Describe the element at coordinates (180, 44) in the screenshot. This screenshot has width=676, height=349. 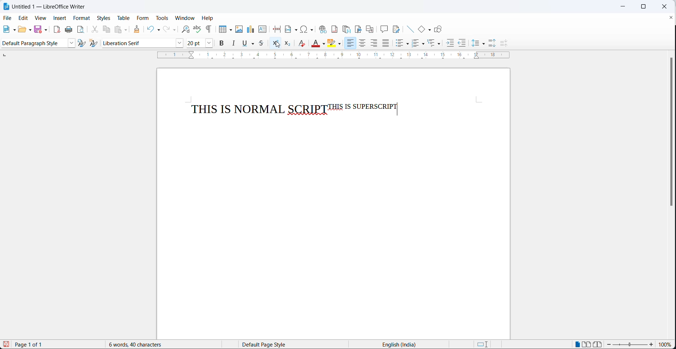
I see `font name options` at that location.